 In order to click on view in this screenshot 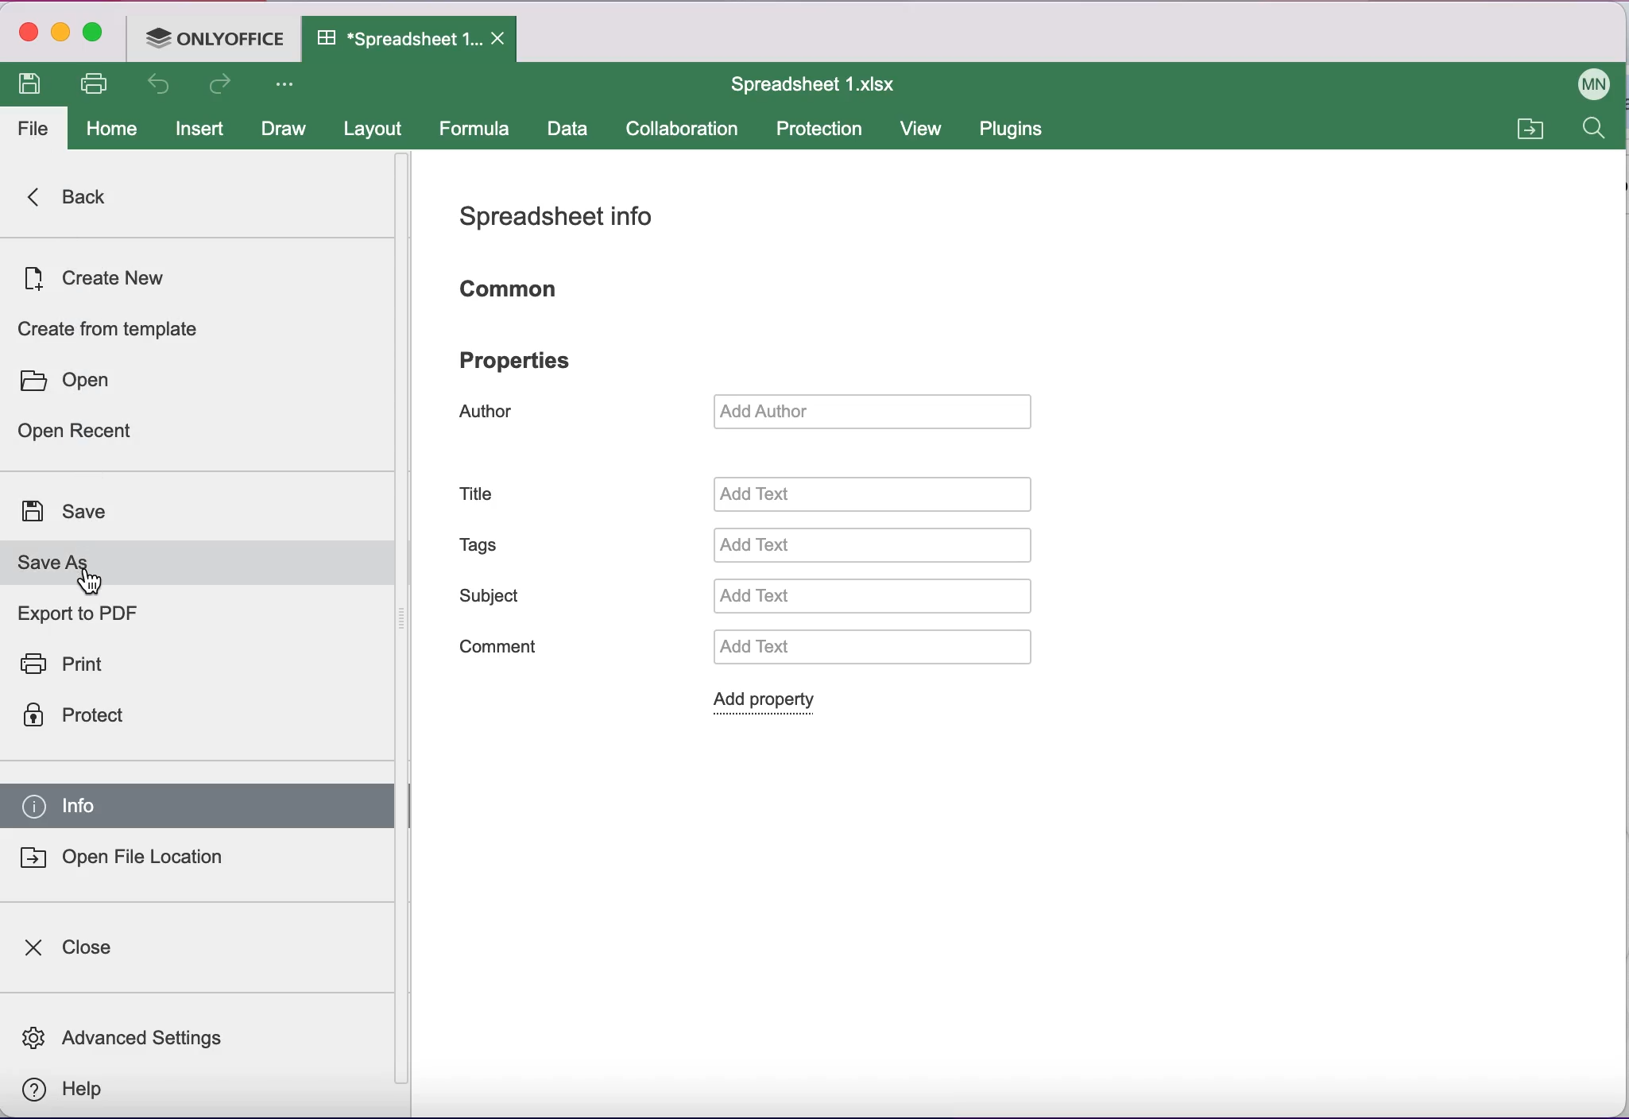, I will do `click(923, 129)`.